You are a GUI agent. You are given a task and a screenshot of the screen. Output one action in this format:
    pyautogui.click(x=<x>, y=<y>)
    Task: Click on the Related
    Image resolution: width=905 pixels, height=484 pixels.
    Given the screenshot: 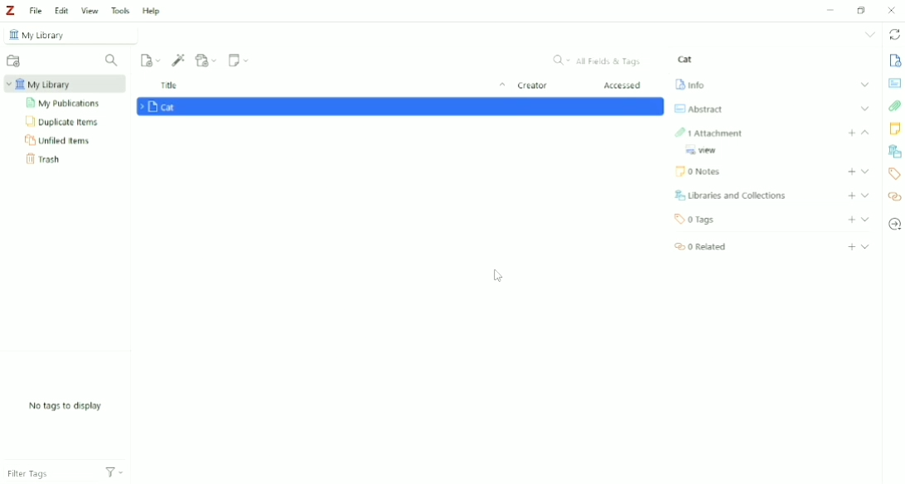 What is the action you would take?
    pyautogui.click(x=894, y=197)
    